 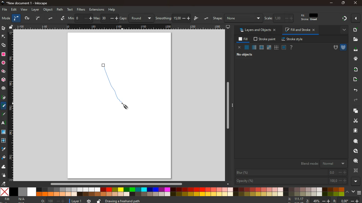 What do you see at coordinates (3, 183) in the screenshot?
I see `erase` at bounding box center [3, 183].